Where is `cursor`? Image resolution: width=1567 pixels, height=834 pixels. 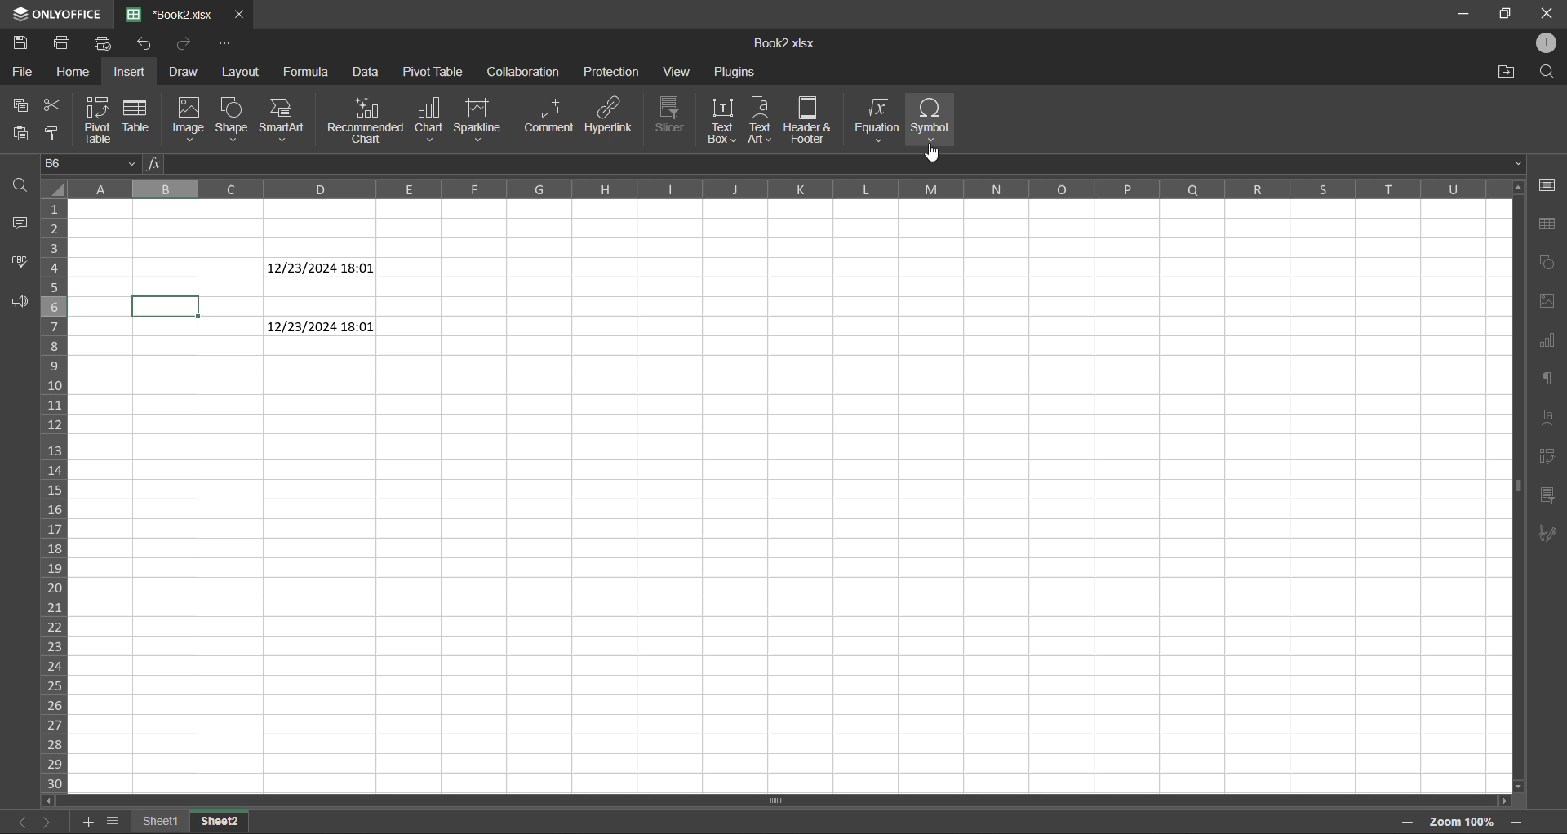 cursor is located at coordinates (935, 154).